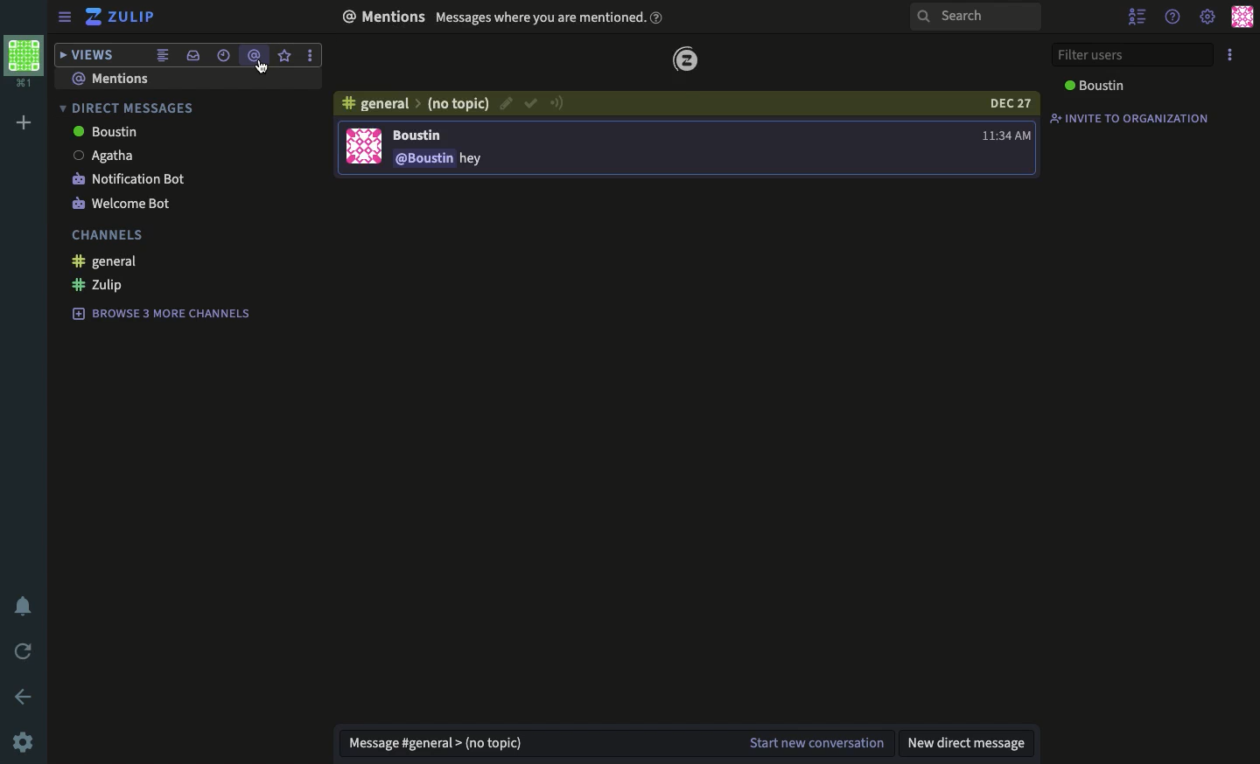 The width and height of the screenshot is (1260, 764). Describe the element at coordinates (558, 103) in the screenshot. I see `connection` at that location.